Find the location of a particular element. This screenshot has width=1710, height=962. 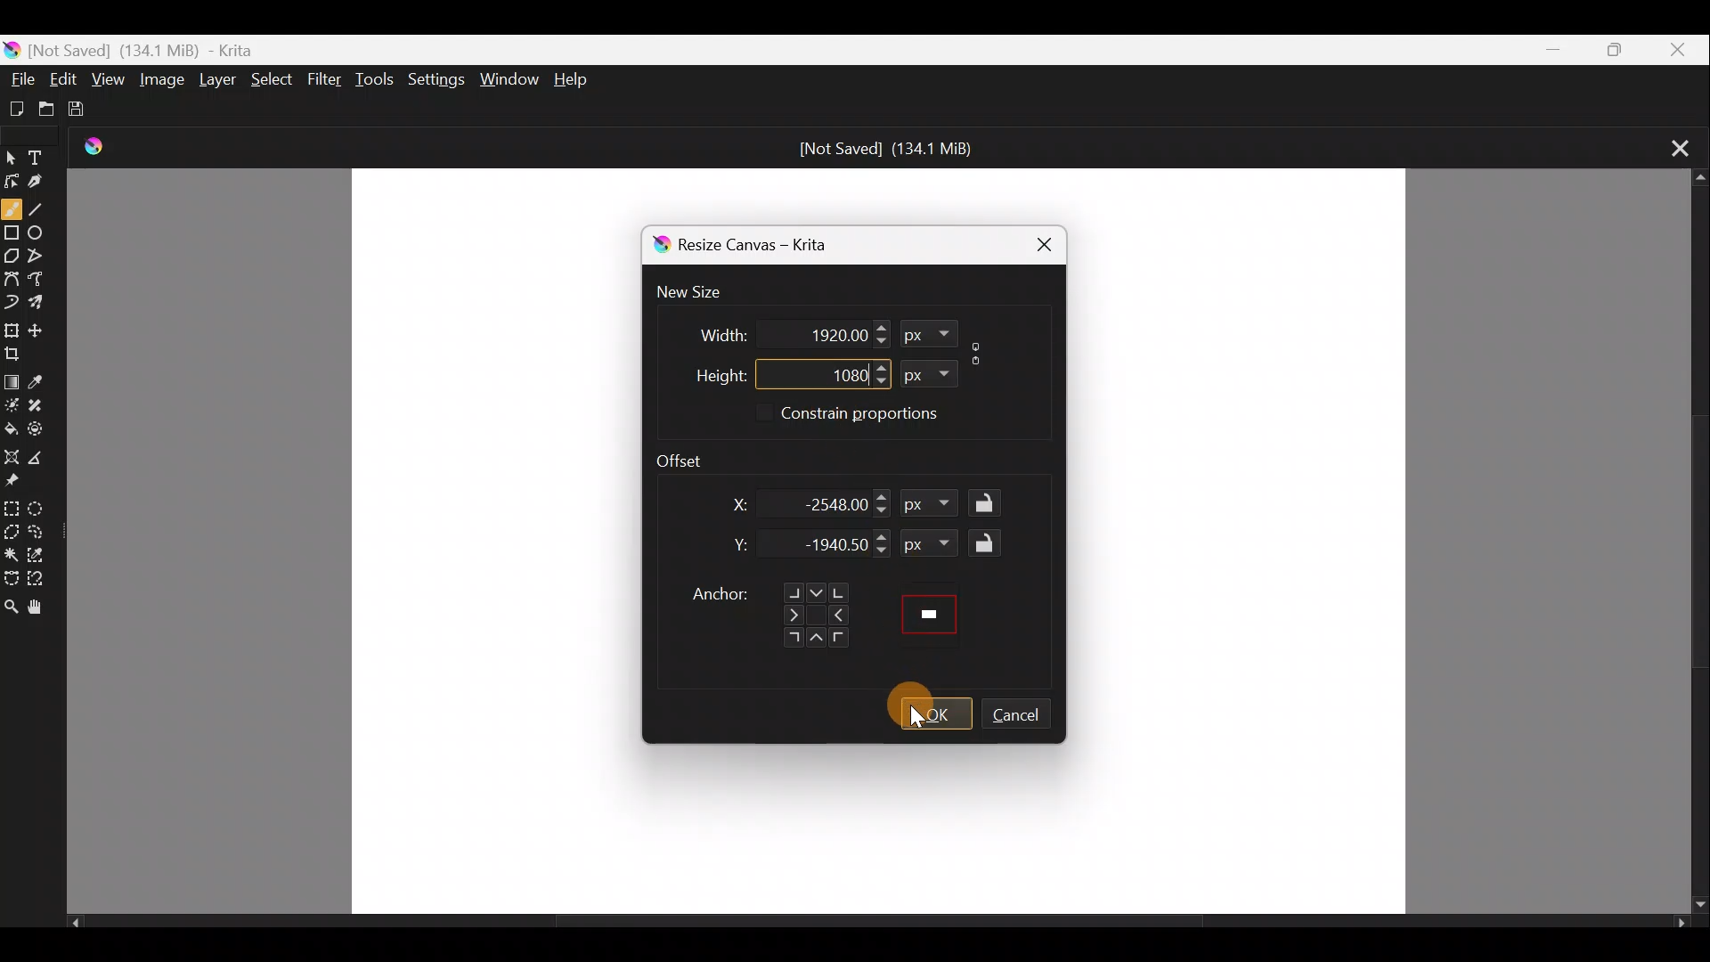

Dynamic brush tool is located at coordinates (12, 301).